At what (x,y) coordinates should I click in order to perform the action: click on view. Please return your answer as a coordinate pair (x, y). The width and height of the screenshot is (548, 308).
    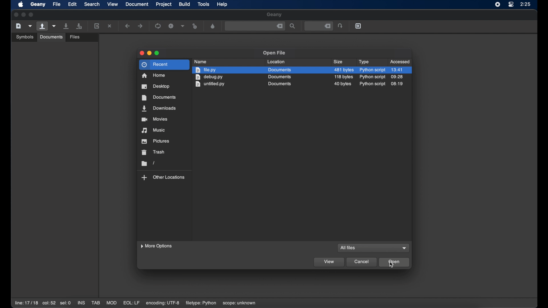
    Looking at the image, I should click on (113, 4).